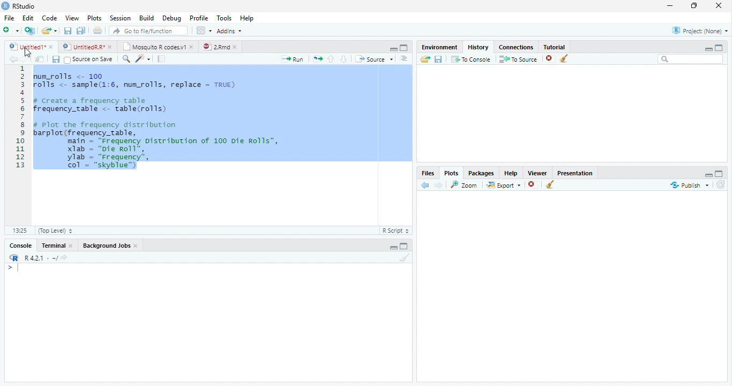 This screenshot has height=386, width=732. What do you see at coordinates (172, 18) in the screenshot?
I see `Debug` at bounding box center [172, 18].